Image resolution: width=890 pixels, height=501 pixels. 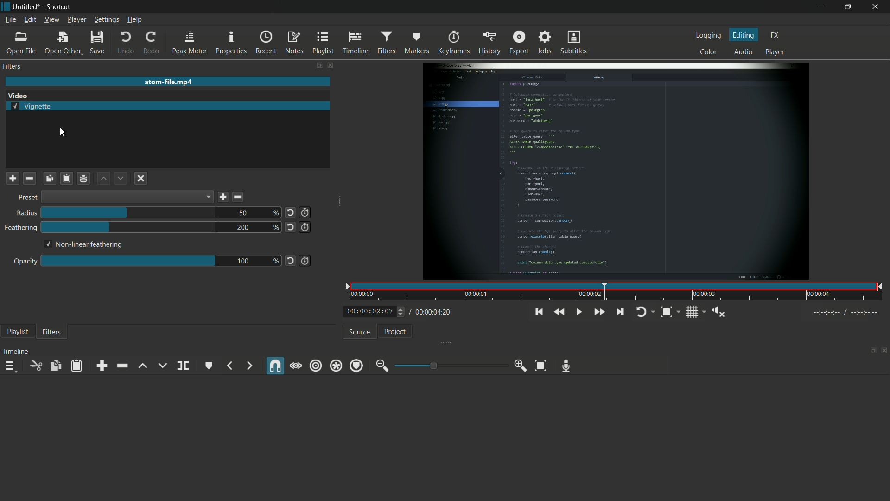 I want to click on quickly play forward, so click(x=600, y=312).